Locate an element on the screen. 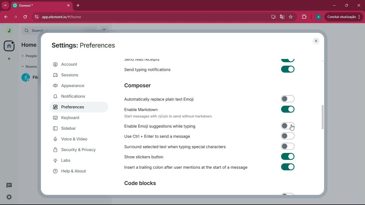 This screenshot has height=205, width=365. cursor is located at coordinates (292, 128).